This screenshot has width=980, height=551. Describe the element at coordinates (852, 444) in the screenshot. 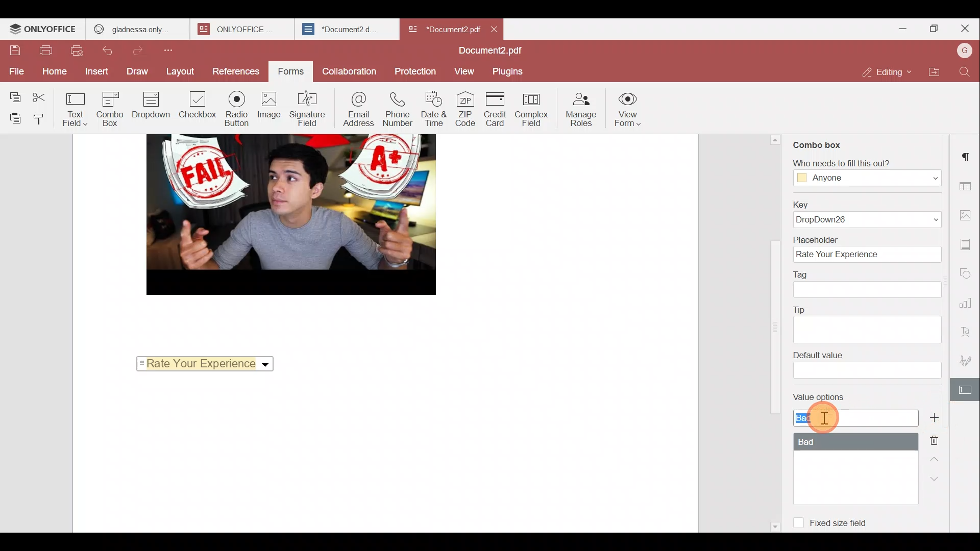

I see `Value options` at that location.